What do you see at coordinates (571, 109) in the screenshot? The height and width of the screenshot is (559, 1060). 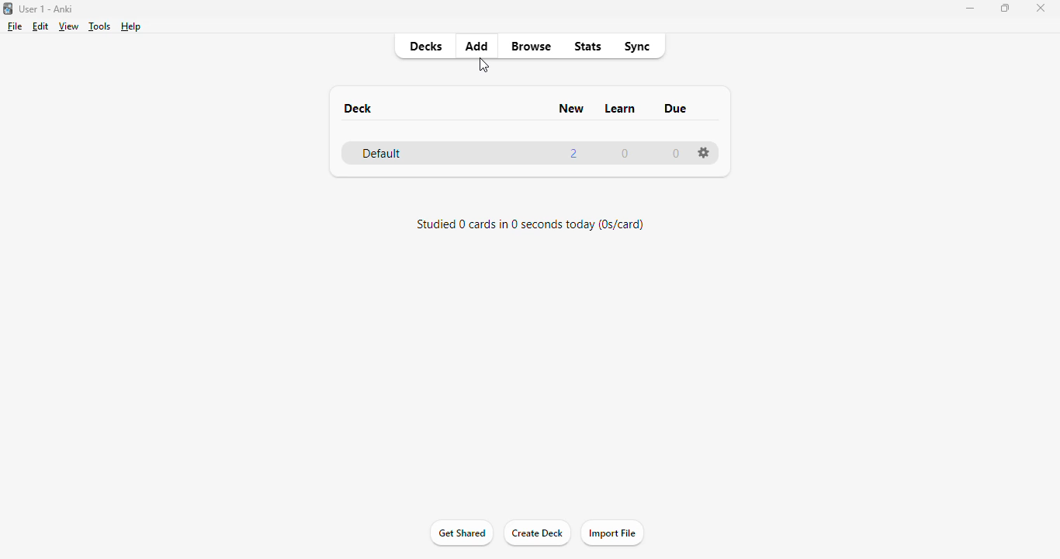 I see `new` at bounding box center [571, 109].